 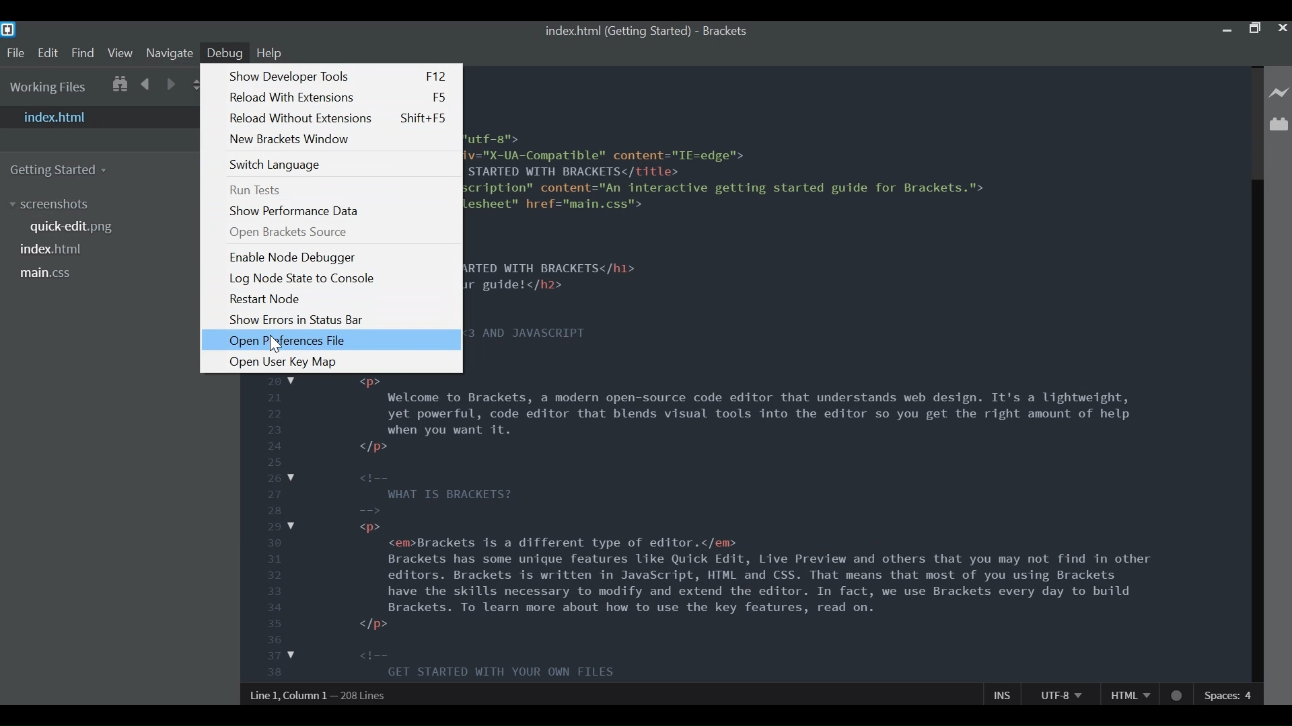 I want to click on <!DOCTYPE html>
<html>
<head>
<meta charset="utf-8">
<meta http-equiv="X-UA-Compatible" content="IE=edge">
<title>GETTING STARTED WITH BRACKETS</title>
<meta name="description" content="An interactive getting started guide for Brackets.">
<link rel="stylesheet" href="main.css">
</head>
<body>
<h1>GETTING STARTED WITH BRACKETS</h1>
<h2>This is your guide!</h2>
<1--
MADE WITH <3 AND JAVASCRIPT
<p>
Welcome to Brackets, a modern open-source code editor that understands web design. It's a lightweight,
yet powerful, code editor that blends visual tools into the editor so you get the right amount of help
when you want it.
</p>
pri
WHAT IS BRACKETS?
<p>
<em>Brackets is a different type of editor.</em>
Brackets has some unique features like Quick Edit, Live Preview and others that you may not find in other
editors. Brackets is written in JavaScript, HTML and CSS. That means that most of you using Brackets
have the skills necessary to modify and extend the editor. In fact, we use Brackets every day to build
Brackets. To learn more about how to use the key features, read on.
</p>
ee
GET STARTED WITH YOUR OWN FILES, so click(x=838, y=372).